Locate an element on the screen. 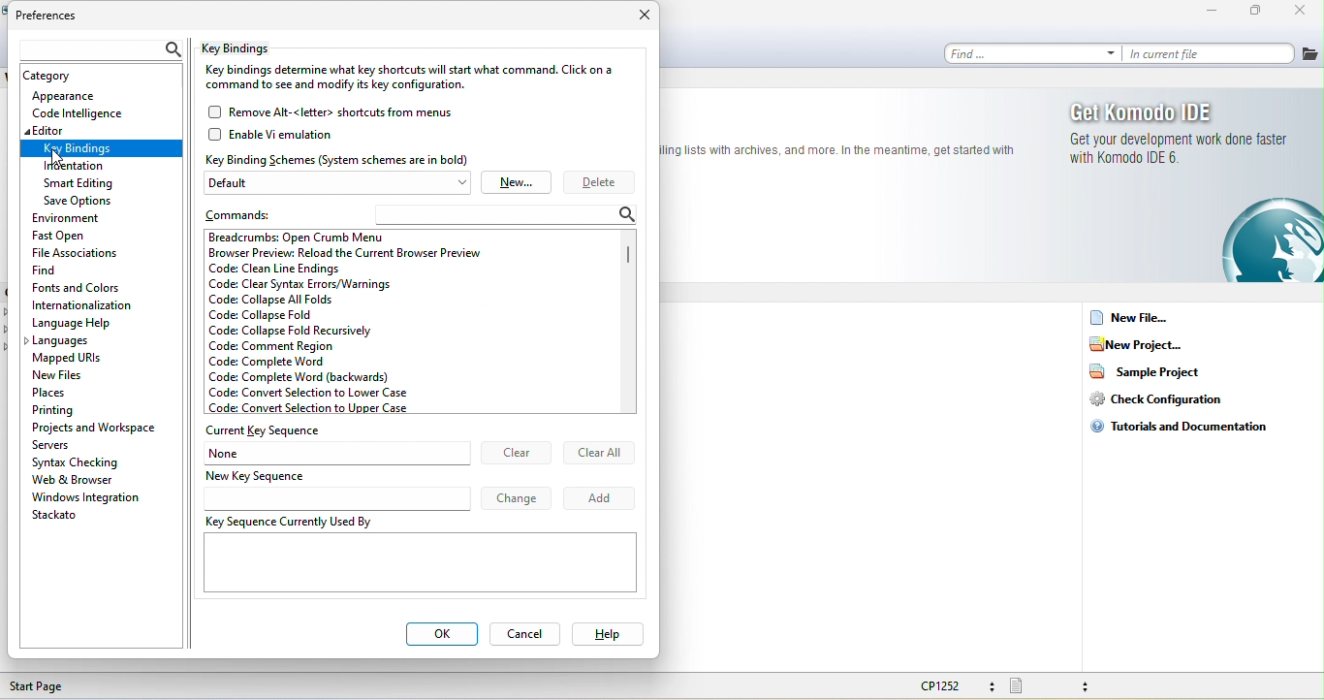 The image size is (1324, 700). help is located at coordinates (606, 633).